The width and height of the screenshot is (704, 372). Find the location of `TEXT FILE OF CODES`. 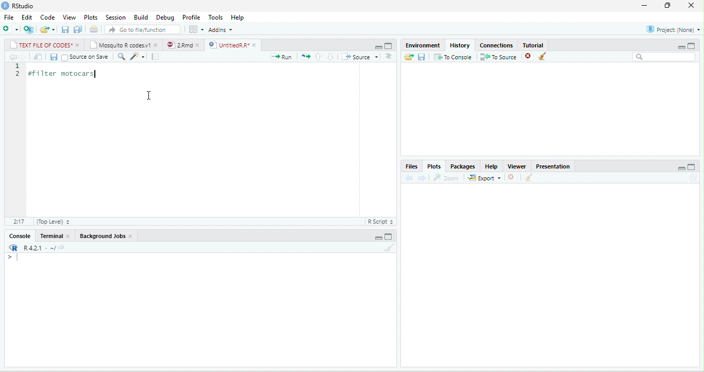

TEXT FILE OF CODES is located at coordinates (41, 44).